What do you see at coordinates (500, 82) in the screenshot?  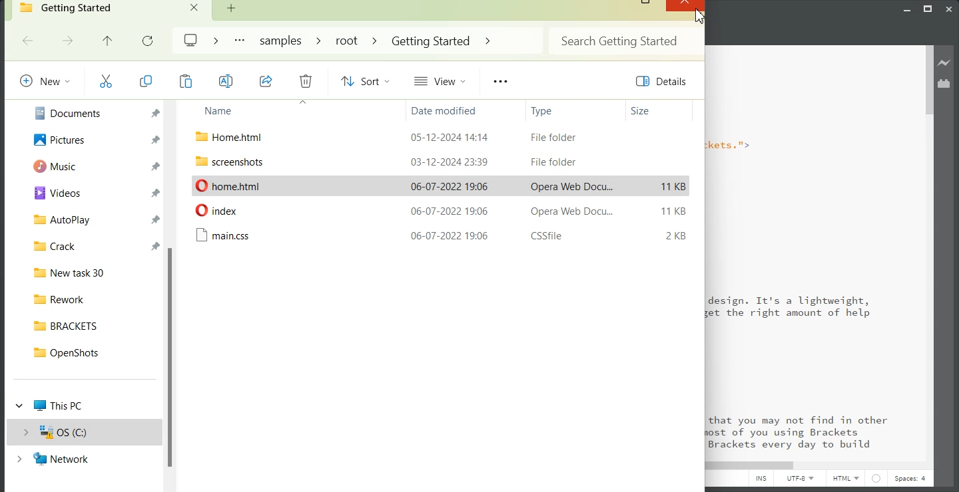 I see `More` at bounding box center [500, 82].